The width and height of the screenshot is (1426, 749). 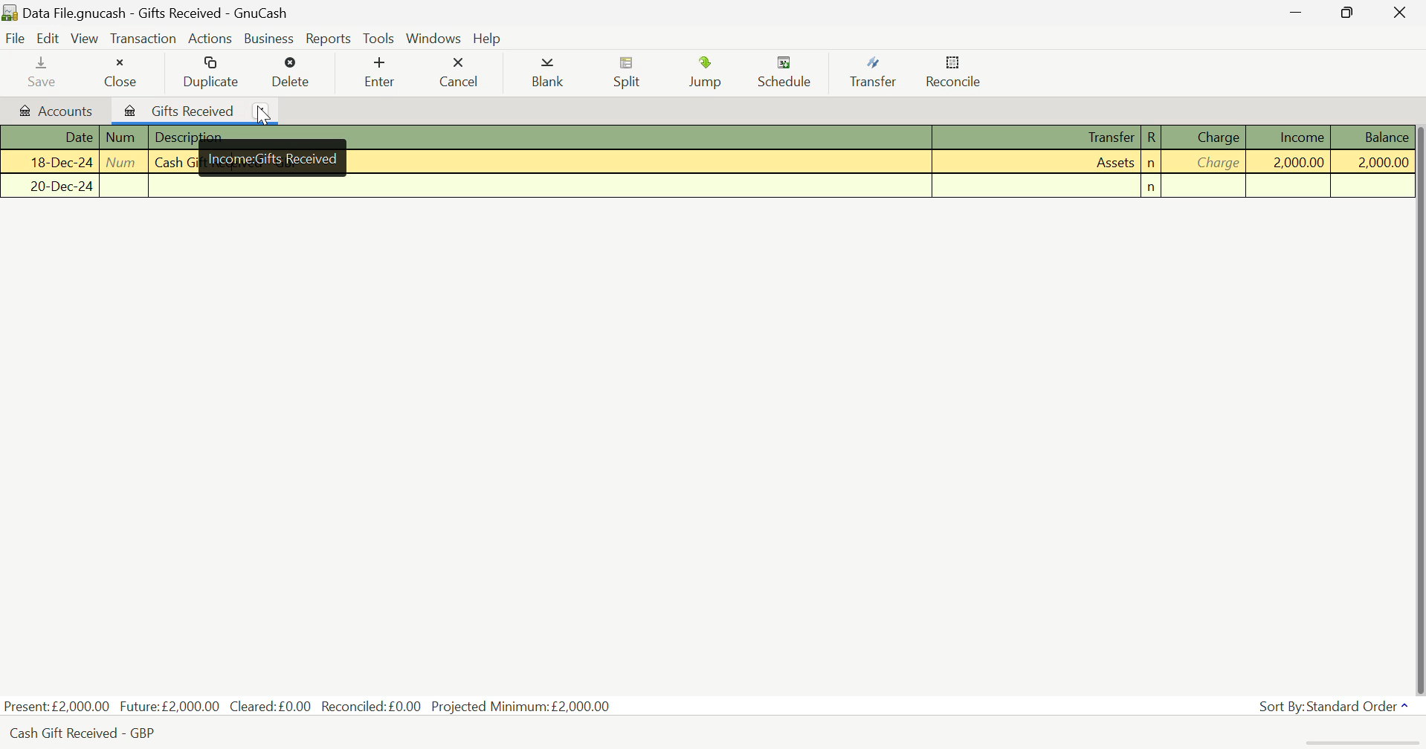 What do you see at coordinates (380, 38) in the screenshot?
I see `Tools` at bounding box center [380, 38].